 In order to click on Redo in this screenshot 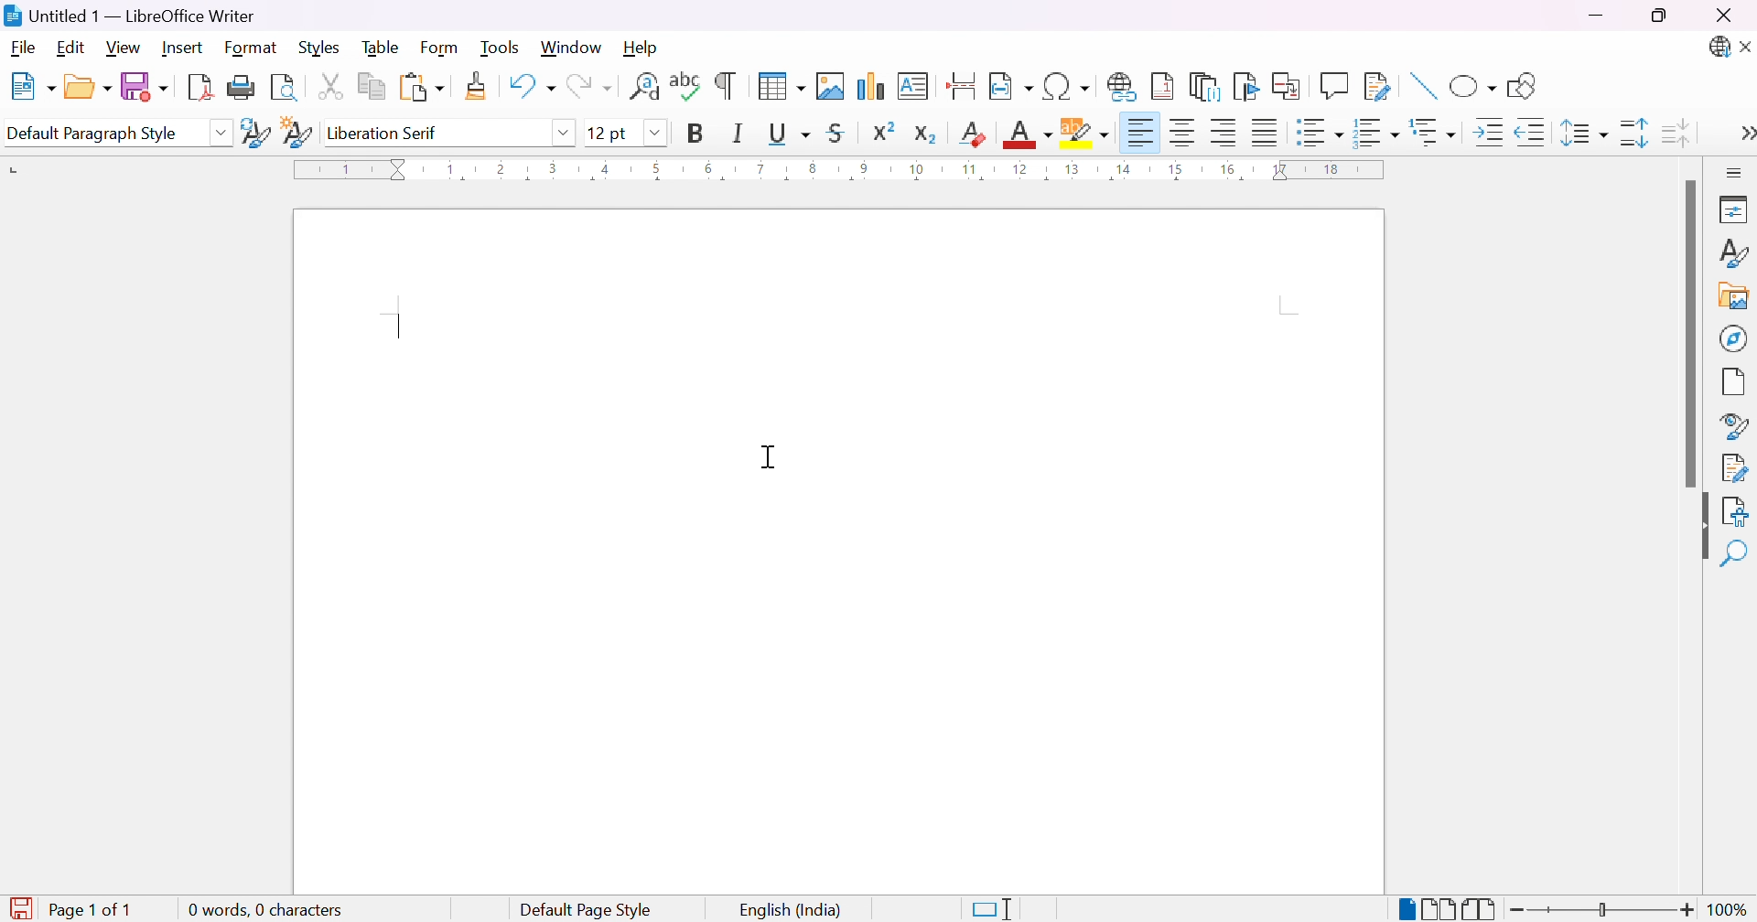, I will do `click(587, 91)`.